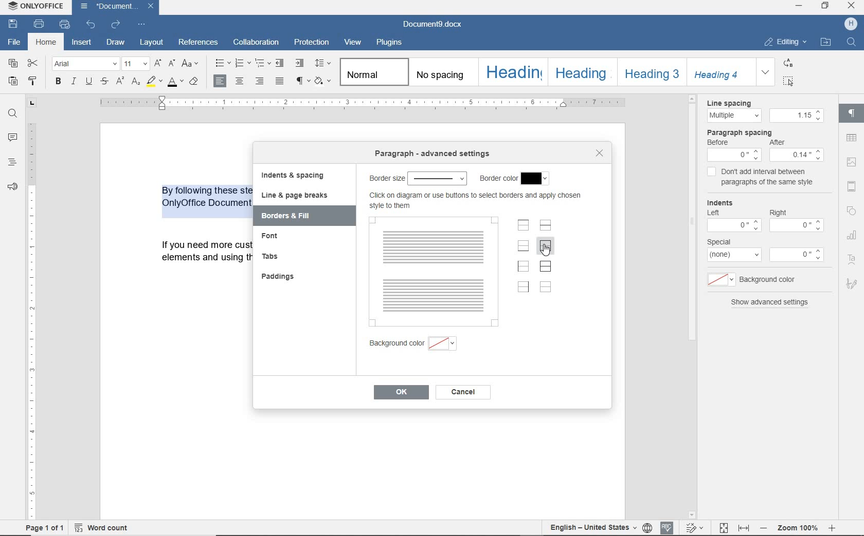 This screenshot has width=864, height=536. What do you see at coordinates (545, 266) in the screenshot?
I see `set outer border and inner lines` at bounding box center [545, 266].